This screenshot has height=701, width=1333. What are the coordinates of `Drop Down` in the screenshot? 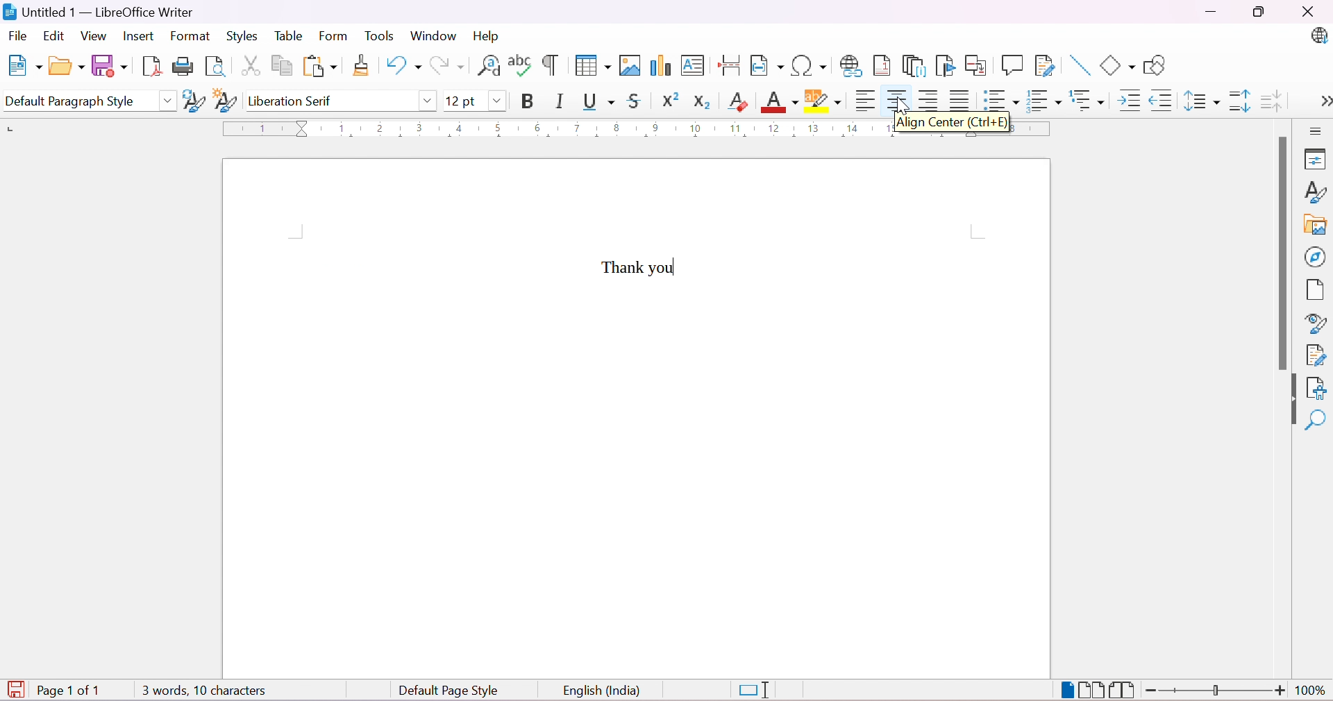 It's located at (497, 99).